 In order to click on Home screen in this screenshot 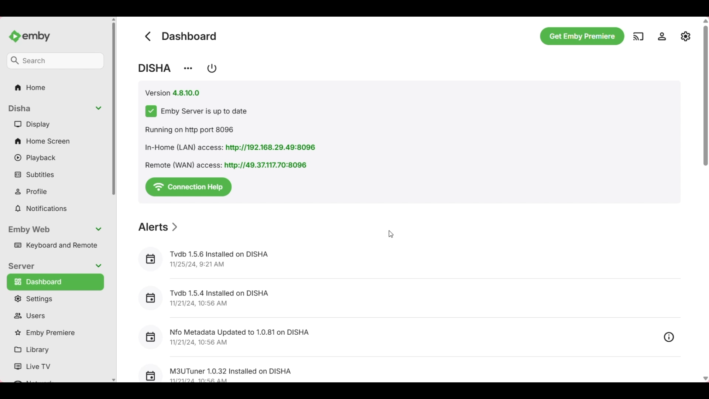, I will do `click(55, 141)`.